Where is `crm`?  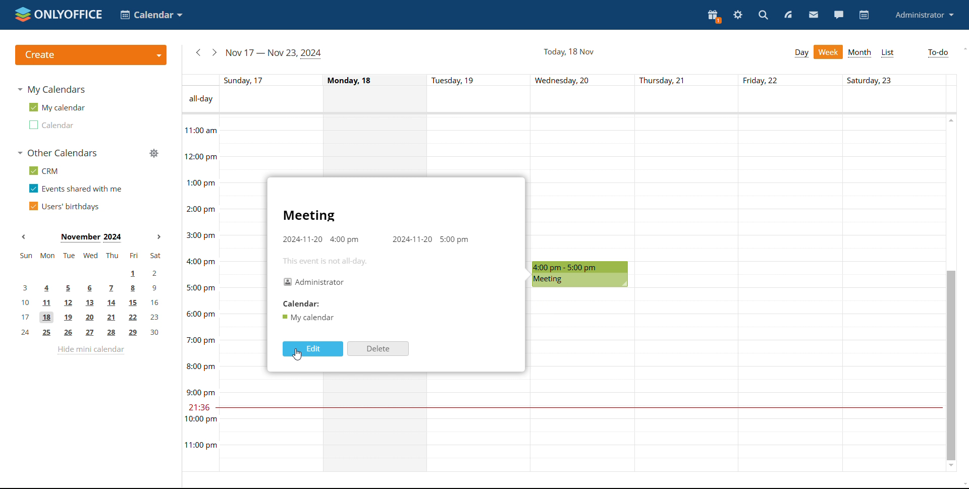 crm is located at coordinates (42, 170).